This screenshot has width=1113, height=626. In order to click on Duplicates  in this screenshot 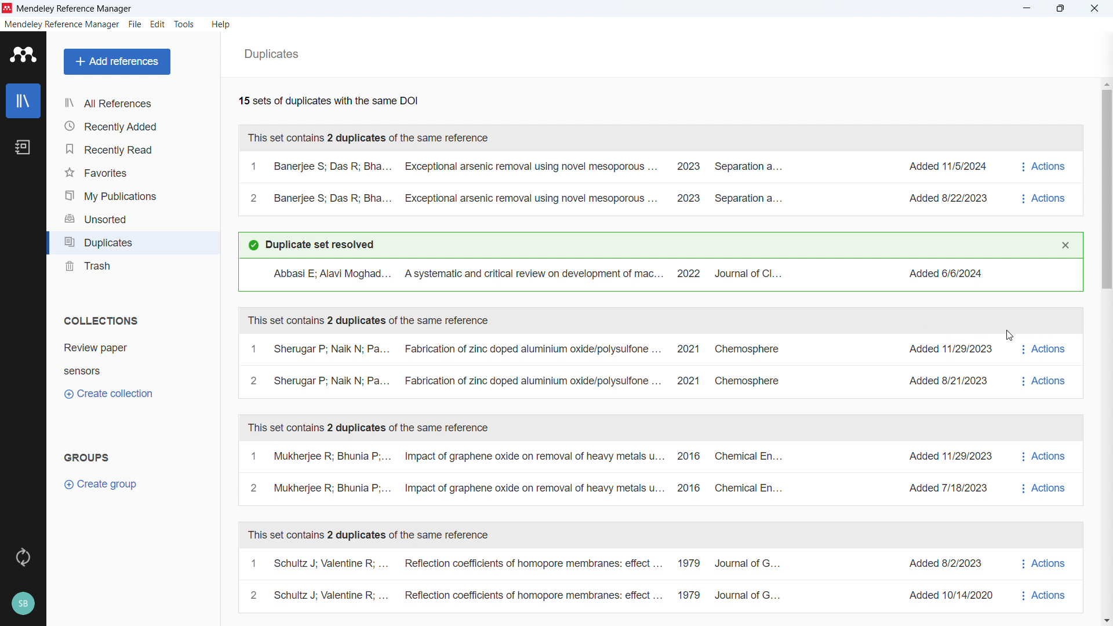, I will do `click(133, 242)`.